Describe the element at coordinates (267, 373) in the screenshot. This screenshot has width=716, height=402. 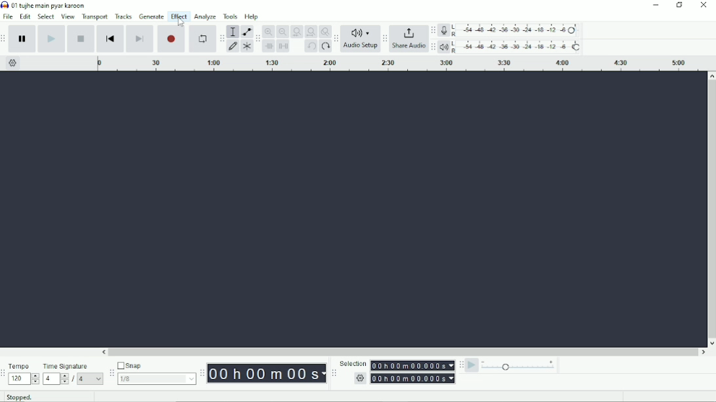
I see `Time` at that location.